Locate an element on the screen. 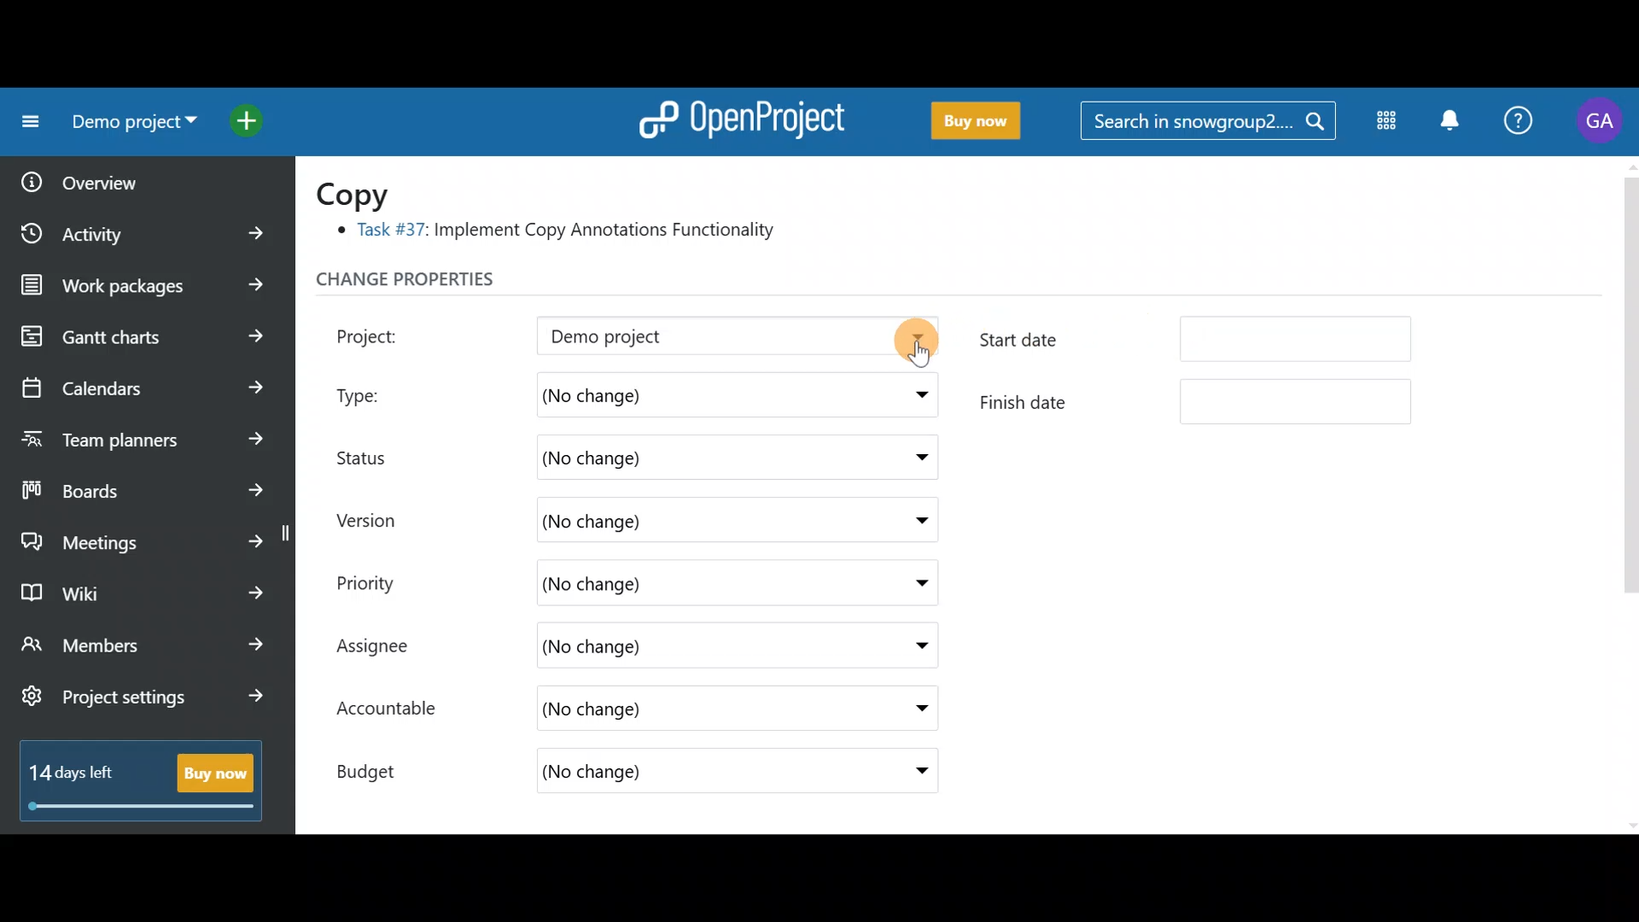  Budget drop down is located at coordinates (911, 771).